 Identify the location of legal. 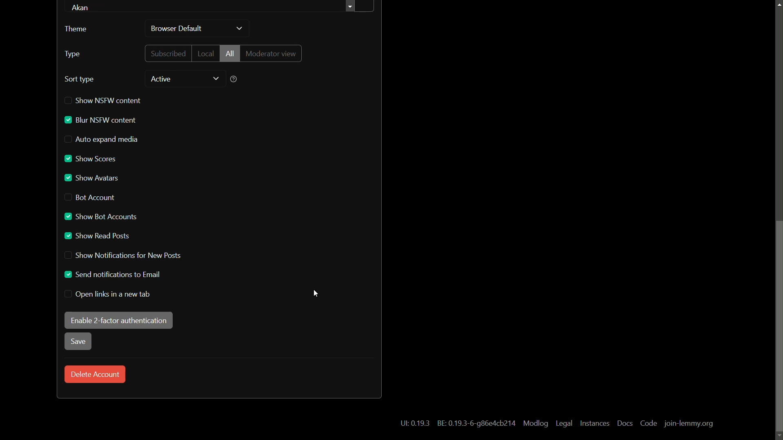
(565, 424).